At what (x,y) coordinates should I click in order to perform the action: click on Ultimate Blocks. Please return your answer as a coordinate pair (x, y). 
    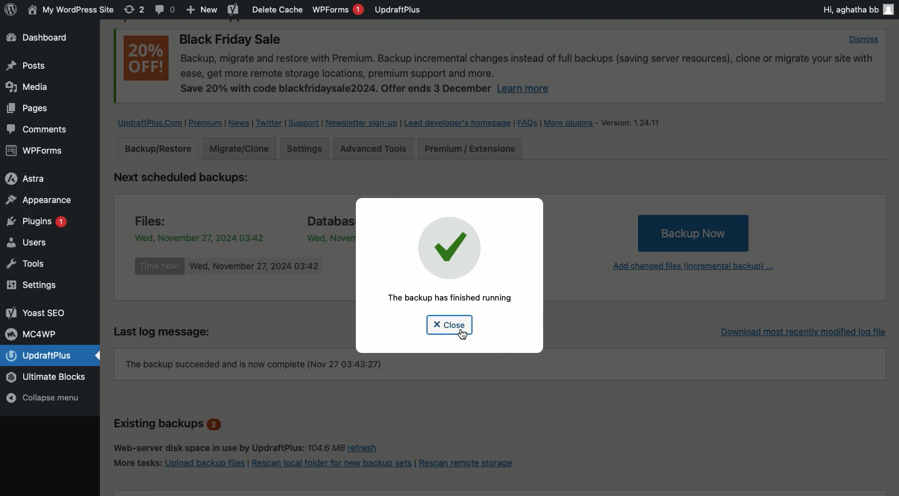
    Looking at the image, I should click on (49, 377).